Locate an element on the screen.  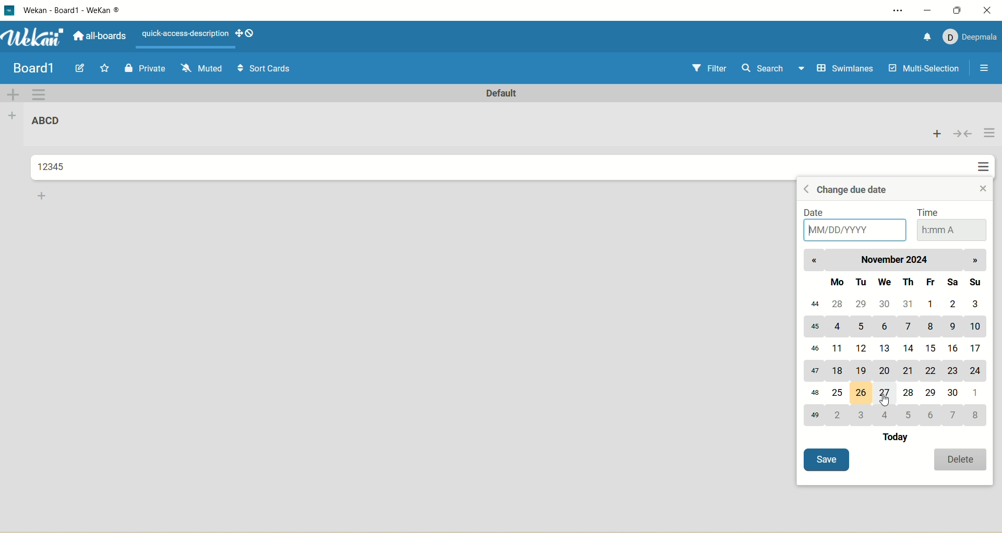
close is located at coordinates (981, 189).